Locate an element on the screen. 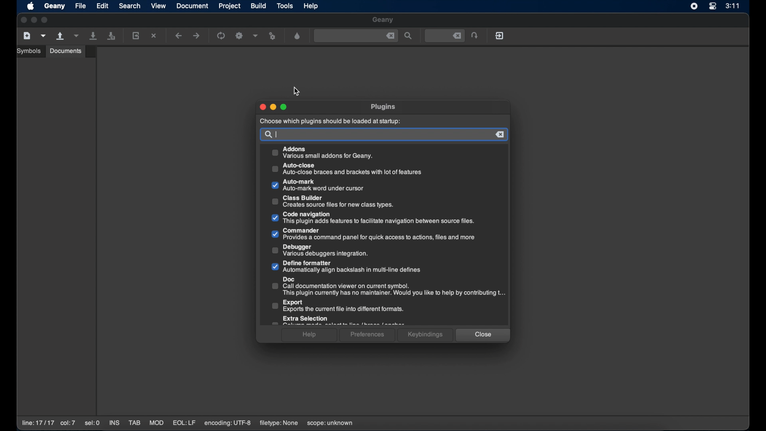 Image resolution: width=766 pixels, height=431 pixels. co:7 is located at coordinates (67, 423).